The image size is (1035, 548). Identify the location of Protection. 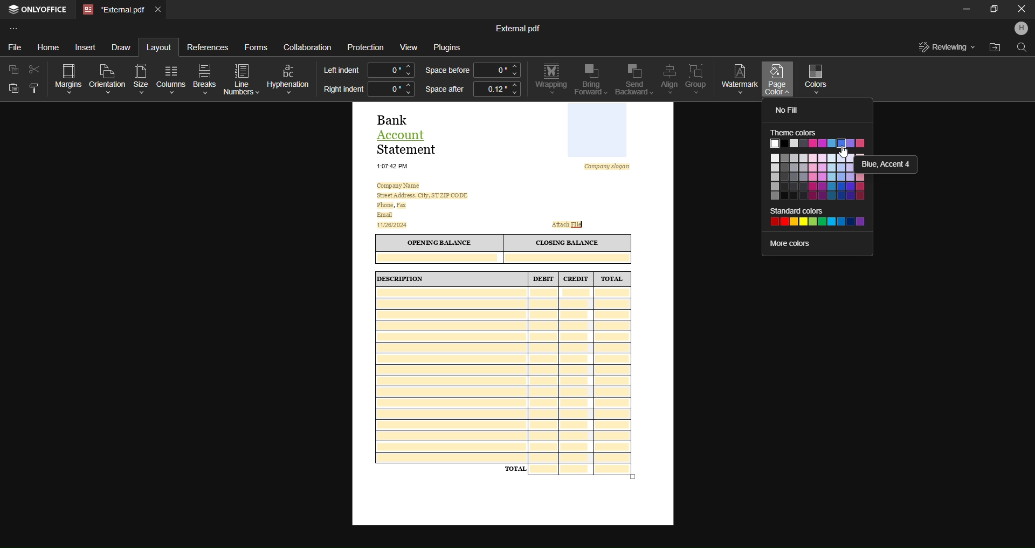
(366, 47).